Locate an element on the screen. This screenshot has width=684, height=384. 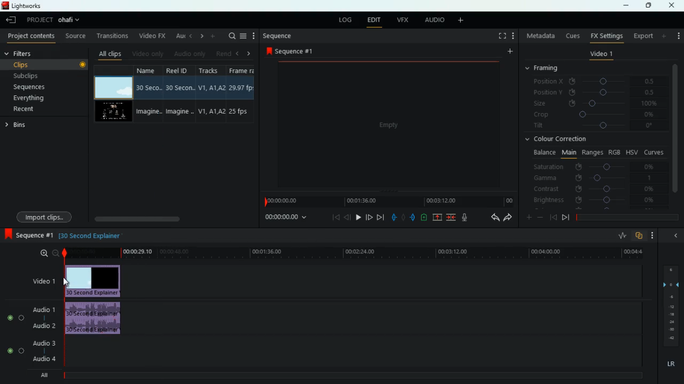
minimize is located at coordinates (675, 235).